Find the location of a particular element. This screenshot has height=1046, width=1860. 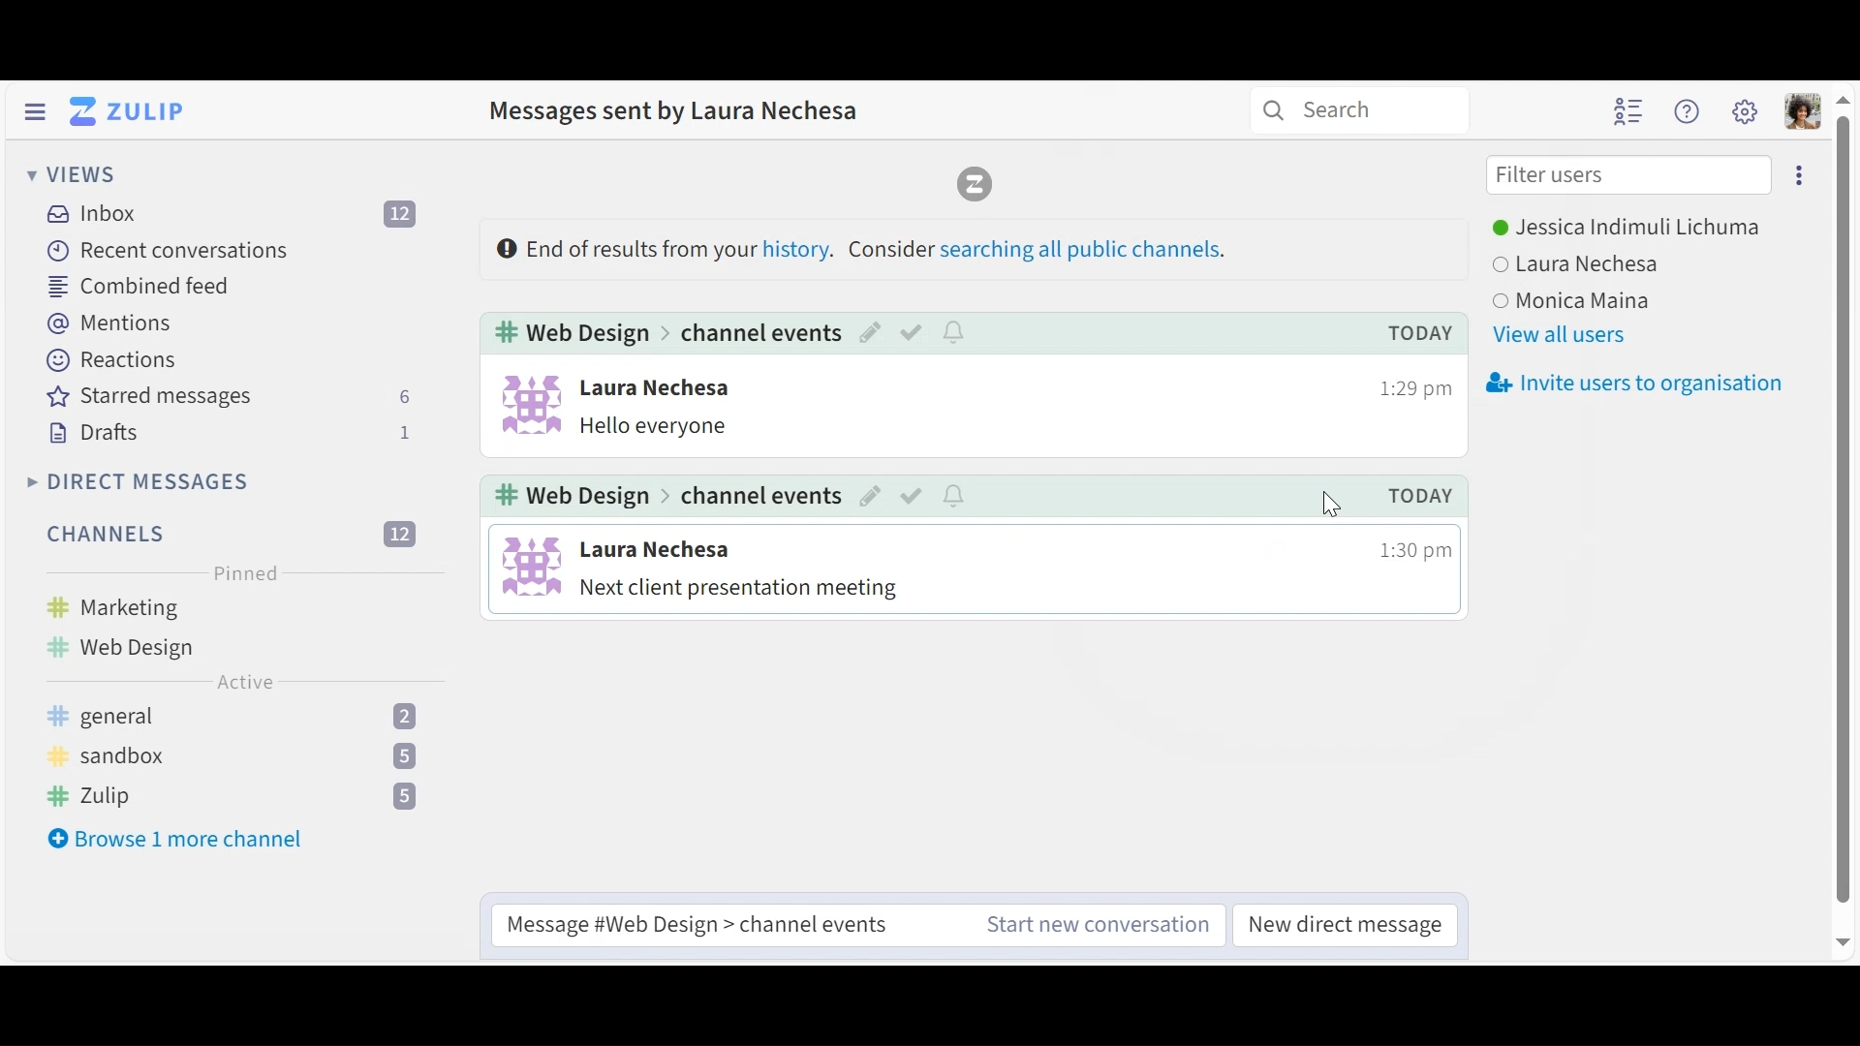

Invite users to organisation is located at coordinates (1631, 383).